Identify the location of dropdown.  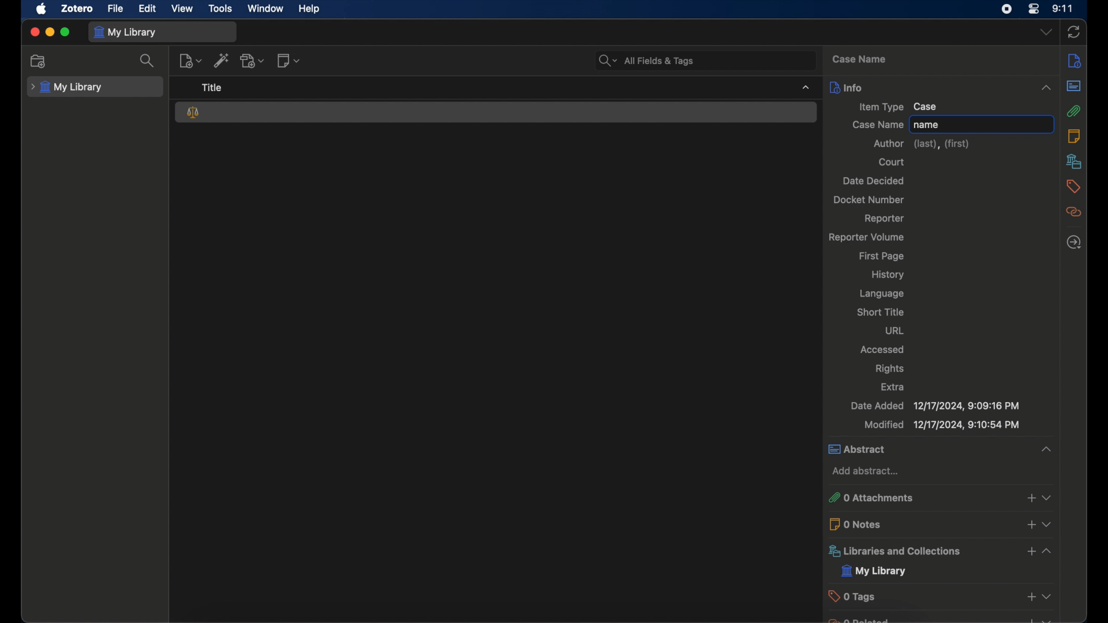
(806, 88).